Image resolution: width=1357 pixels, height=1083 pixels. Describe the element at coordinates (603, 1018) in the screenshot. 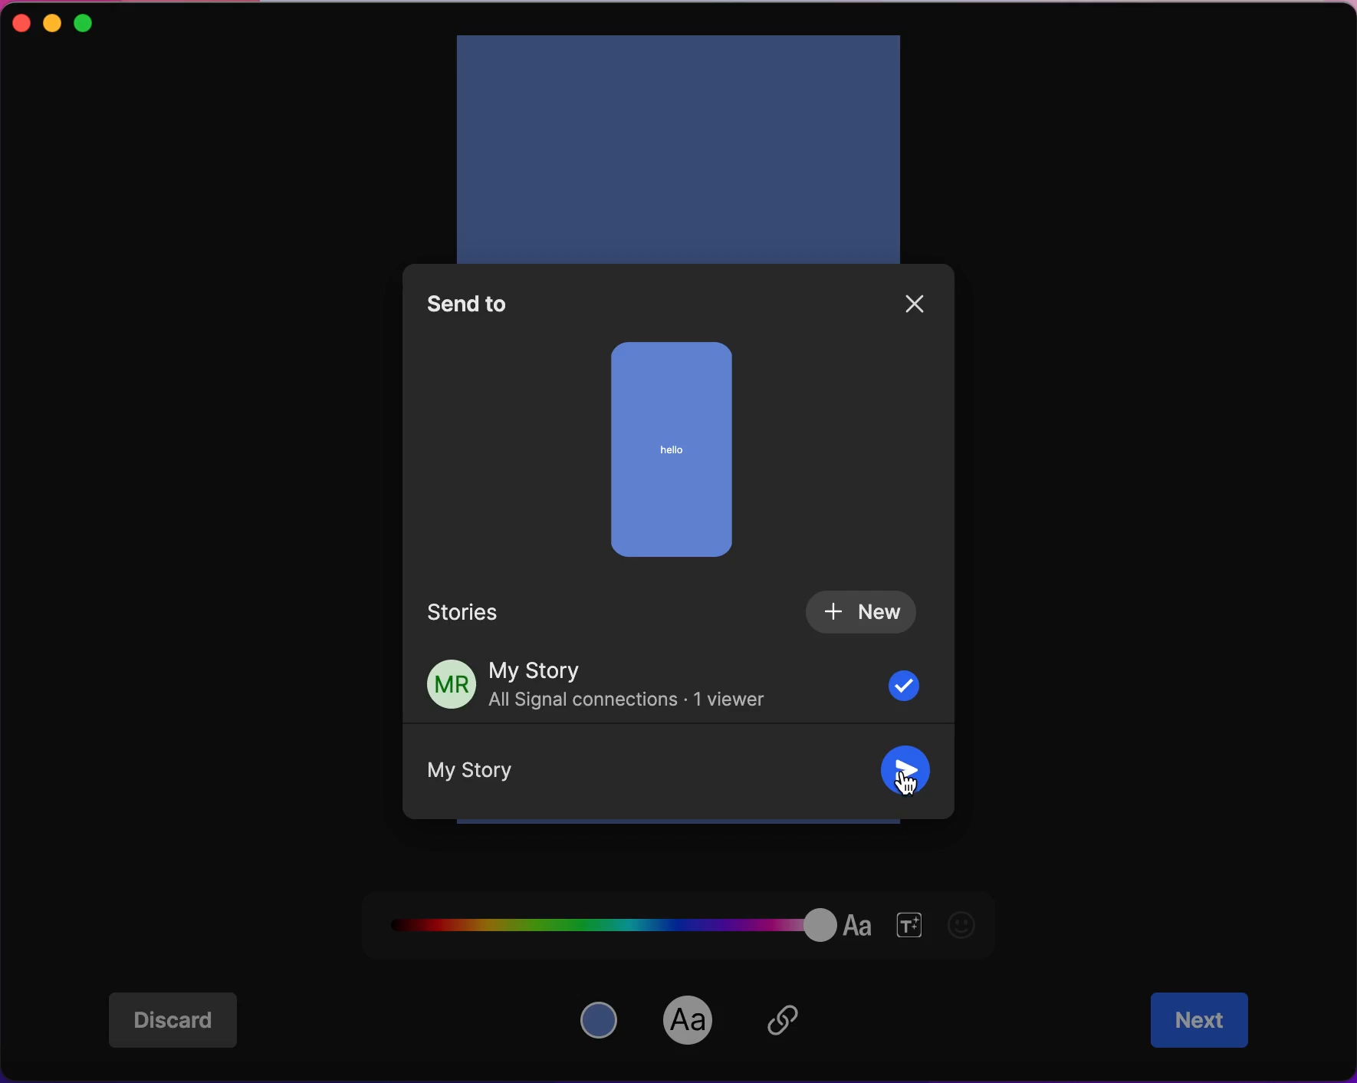

I see `color` at that location.